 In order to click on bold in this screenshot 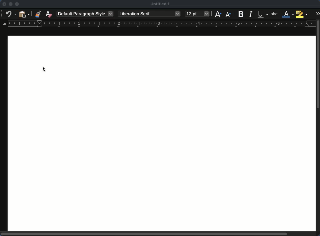, I will do `click(241, 14)`.